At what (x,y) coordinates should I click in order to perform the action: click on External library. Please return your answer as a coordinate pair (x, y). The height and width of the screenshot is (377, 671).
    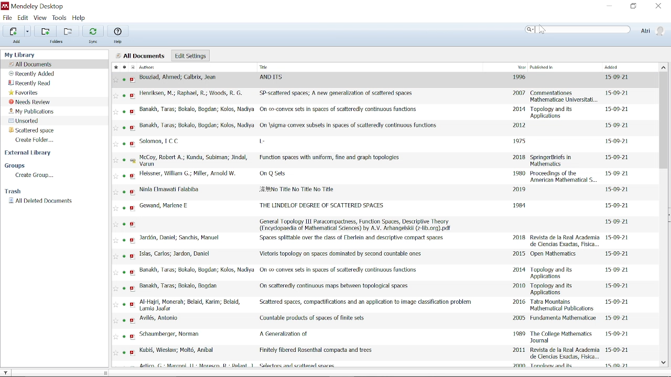
    Looking at the image, I should click on (34, 153).